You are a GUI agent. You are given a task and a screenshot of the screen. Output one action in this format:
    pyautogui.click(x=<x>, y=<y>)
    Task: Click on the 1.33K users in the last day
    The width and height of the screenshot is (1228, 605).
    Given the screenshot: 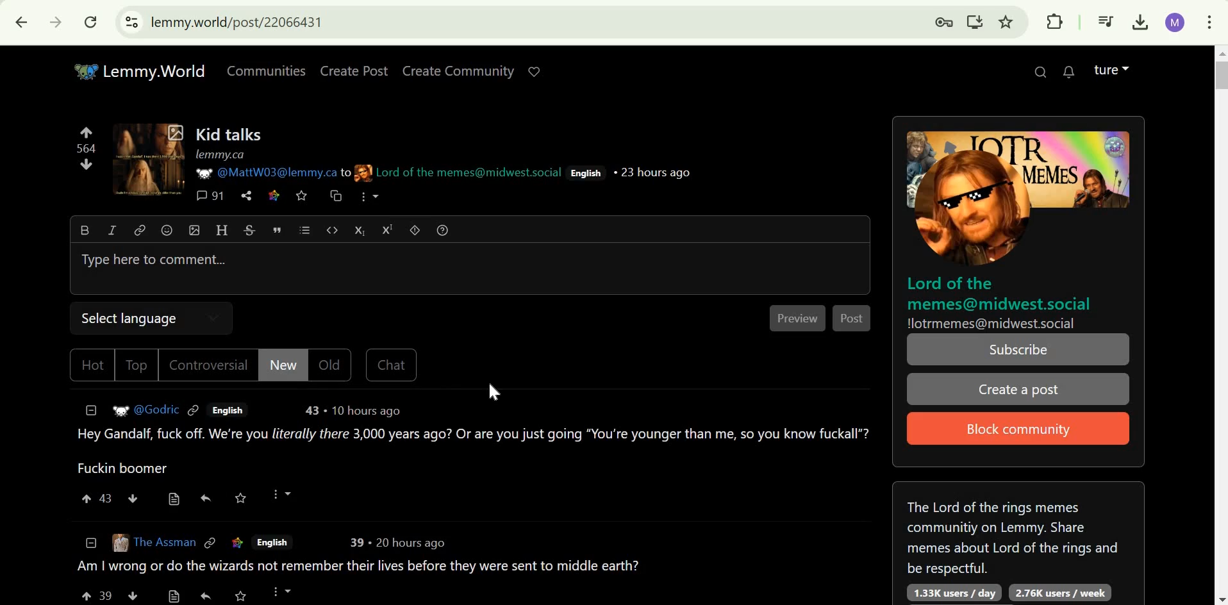 What is the action you would take?
    pyautogui.click(x=950, y=592)
    